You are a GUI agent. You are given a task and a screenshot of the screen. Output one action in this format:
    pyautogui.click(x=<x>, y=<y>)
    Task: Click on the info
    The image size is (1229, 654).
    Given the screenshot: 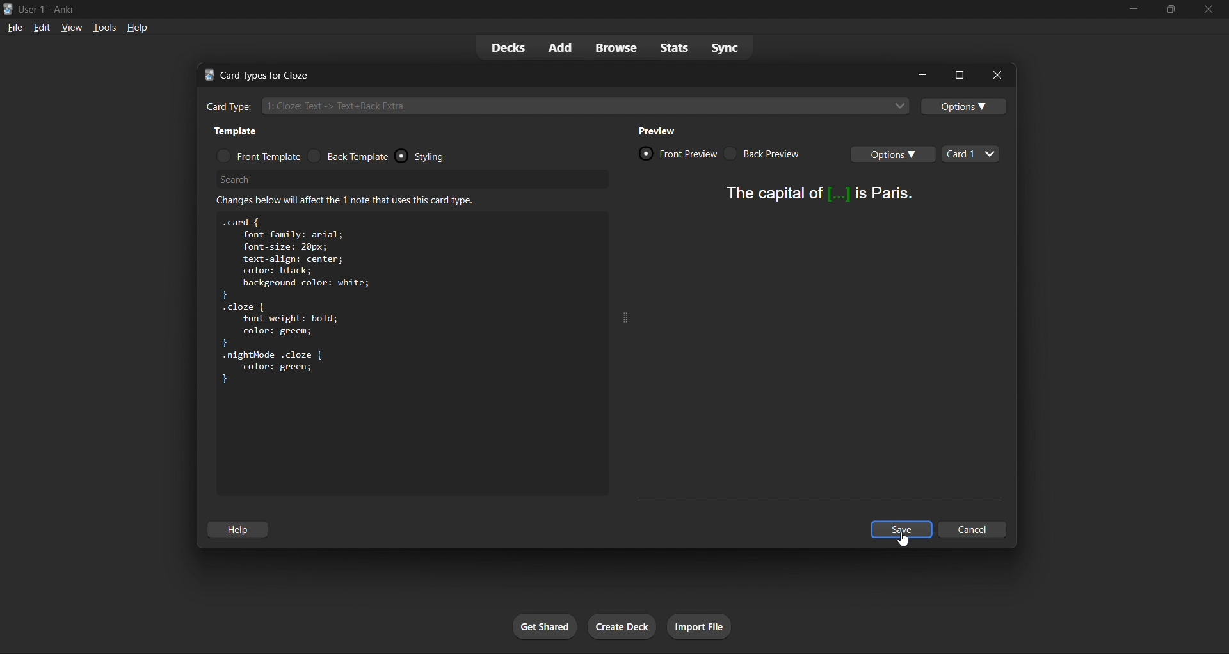 What is the action you would take?
    pyautogui.click(x=354, y=203)
    